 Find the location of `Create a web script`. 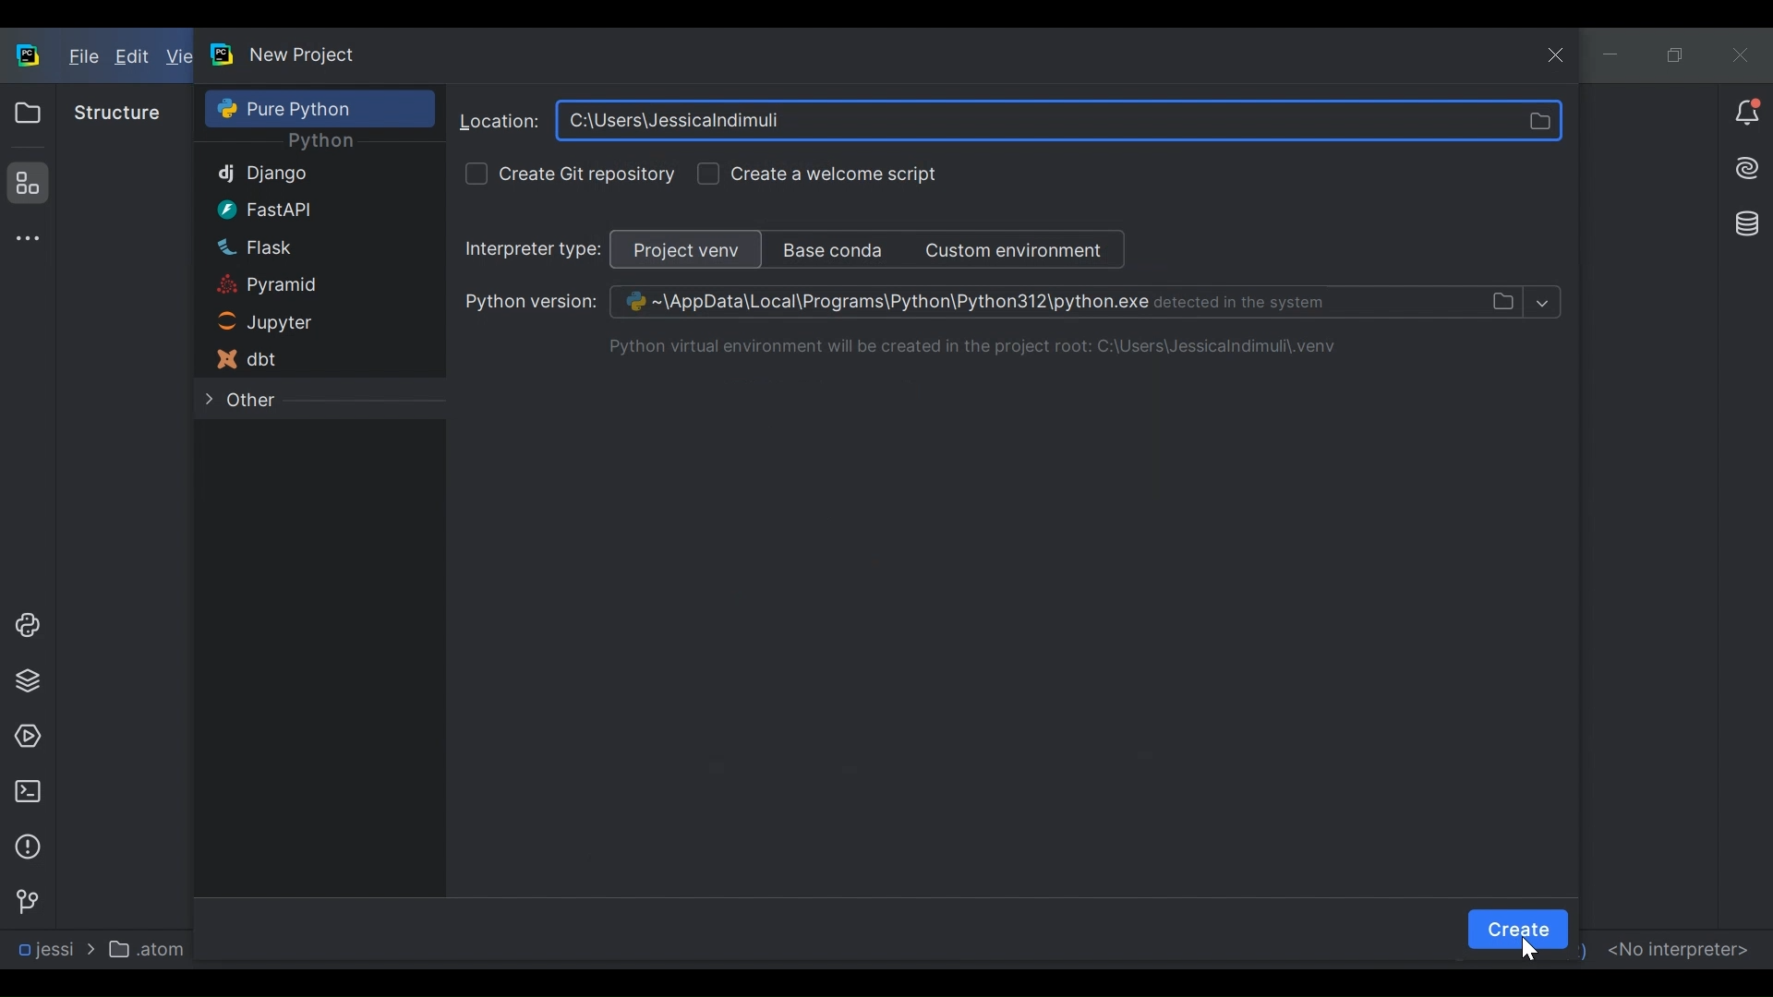

Create a web script is located at coordinates (837, 174).